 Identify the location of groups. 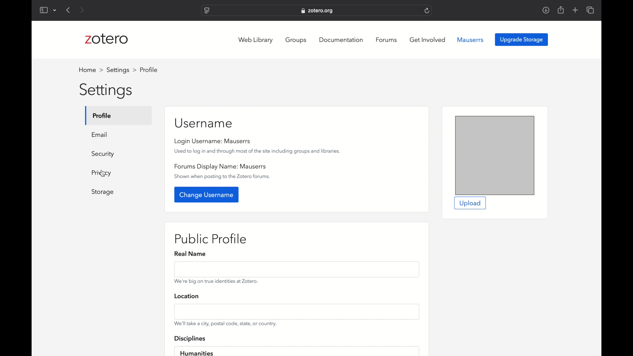
(296, 40).